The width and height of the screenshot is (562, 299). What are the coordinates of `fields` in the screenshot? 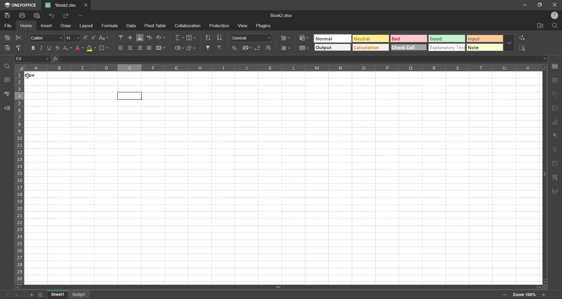 It's located at (191, 37).